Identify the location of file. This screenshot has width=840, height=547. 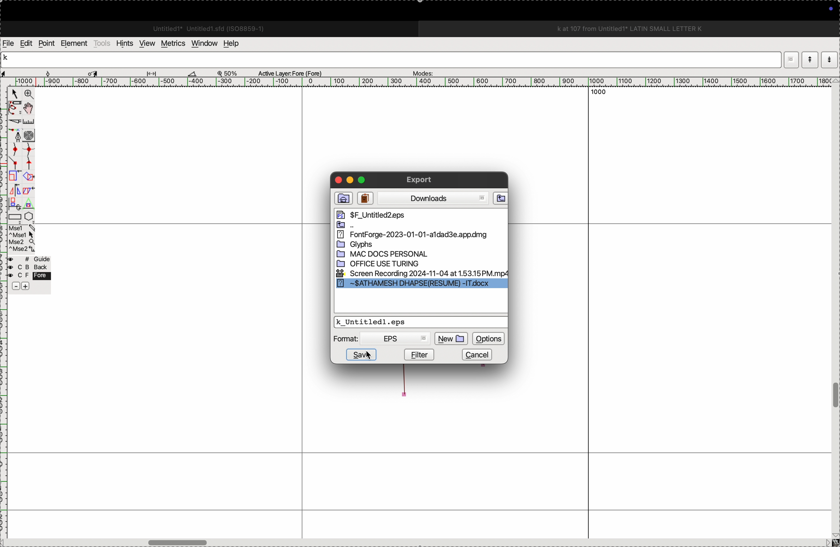
(412, 226).